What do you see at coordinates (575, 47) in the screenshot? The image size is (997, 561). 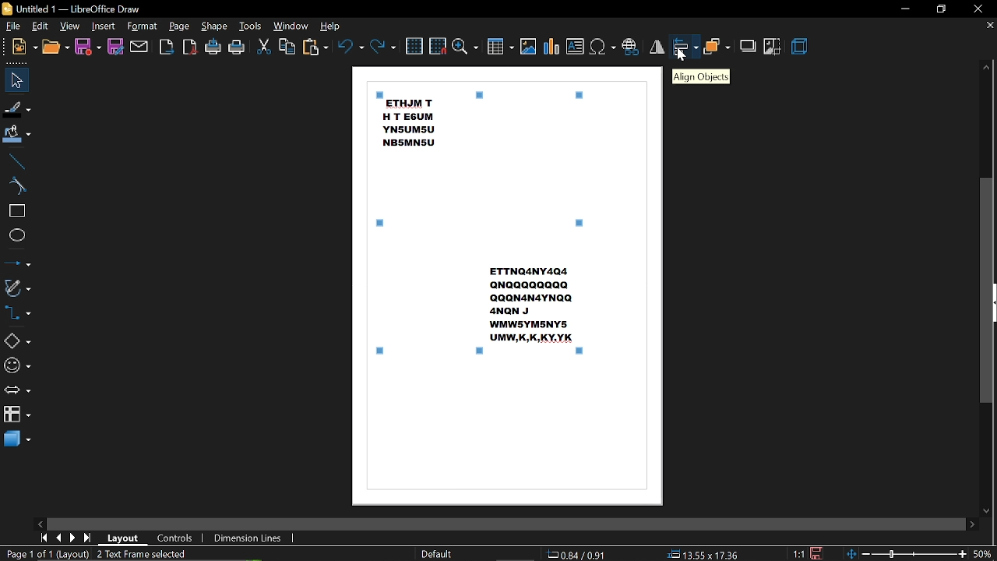 I see `insert text` at bounding box center [575, 47].